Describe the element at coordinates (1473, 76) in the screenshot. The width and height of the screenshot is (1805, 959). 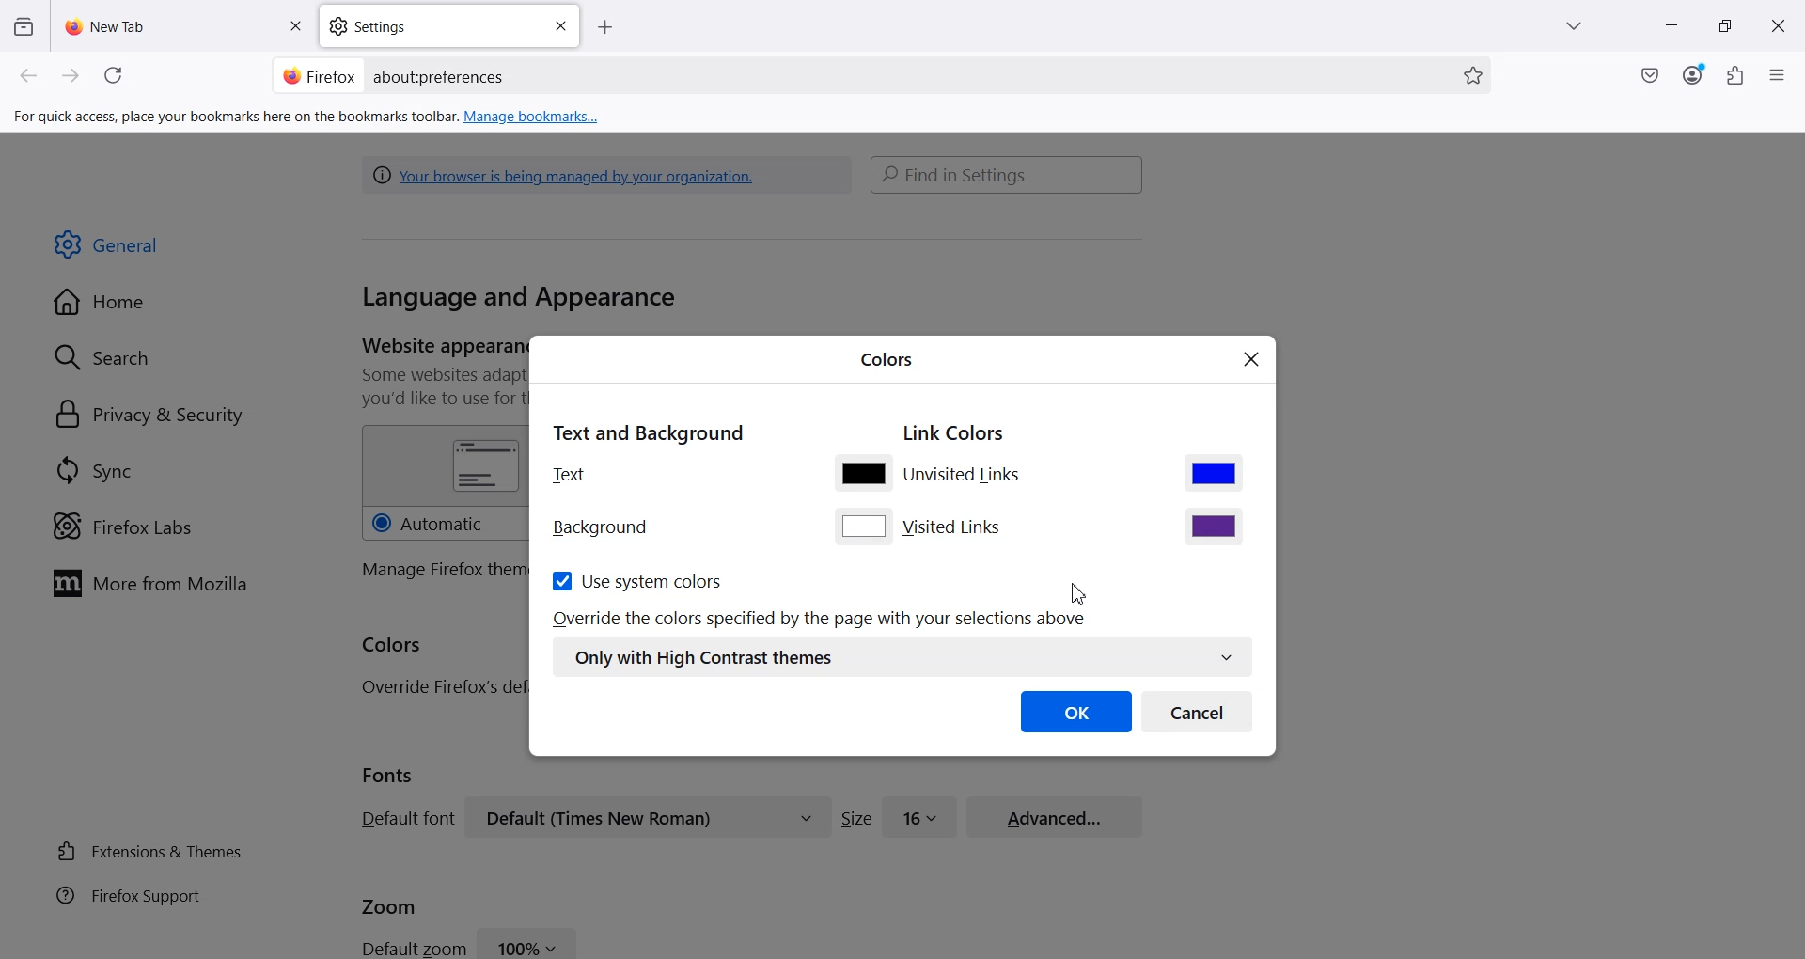
I see `Starred` at that location.